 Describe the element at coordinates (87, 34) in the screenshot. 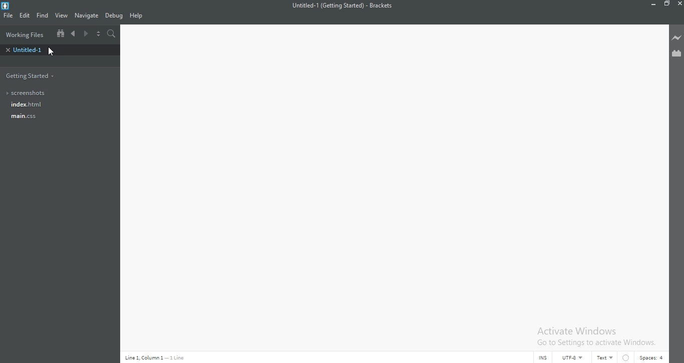

I see `Next ` at that location.